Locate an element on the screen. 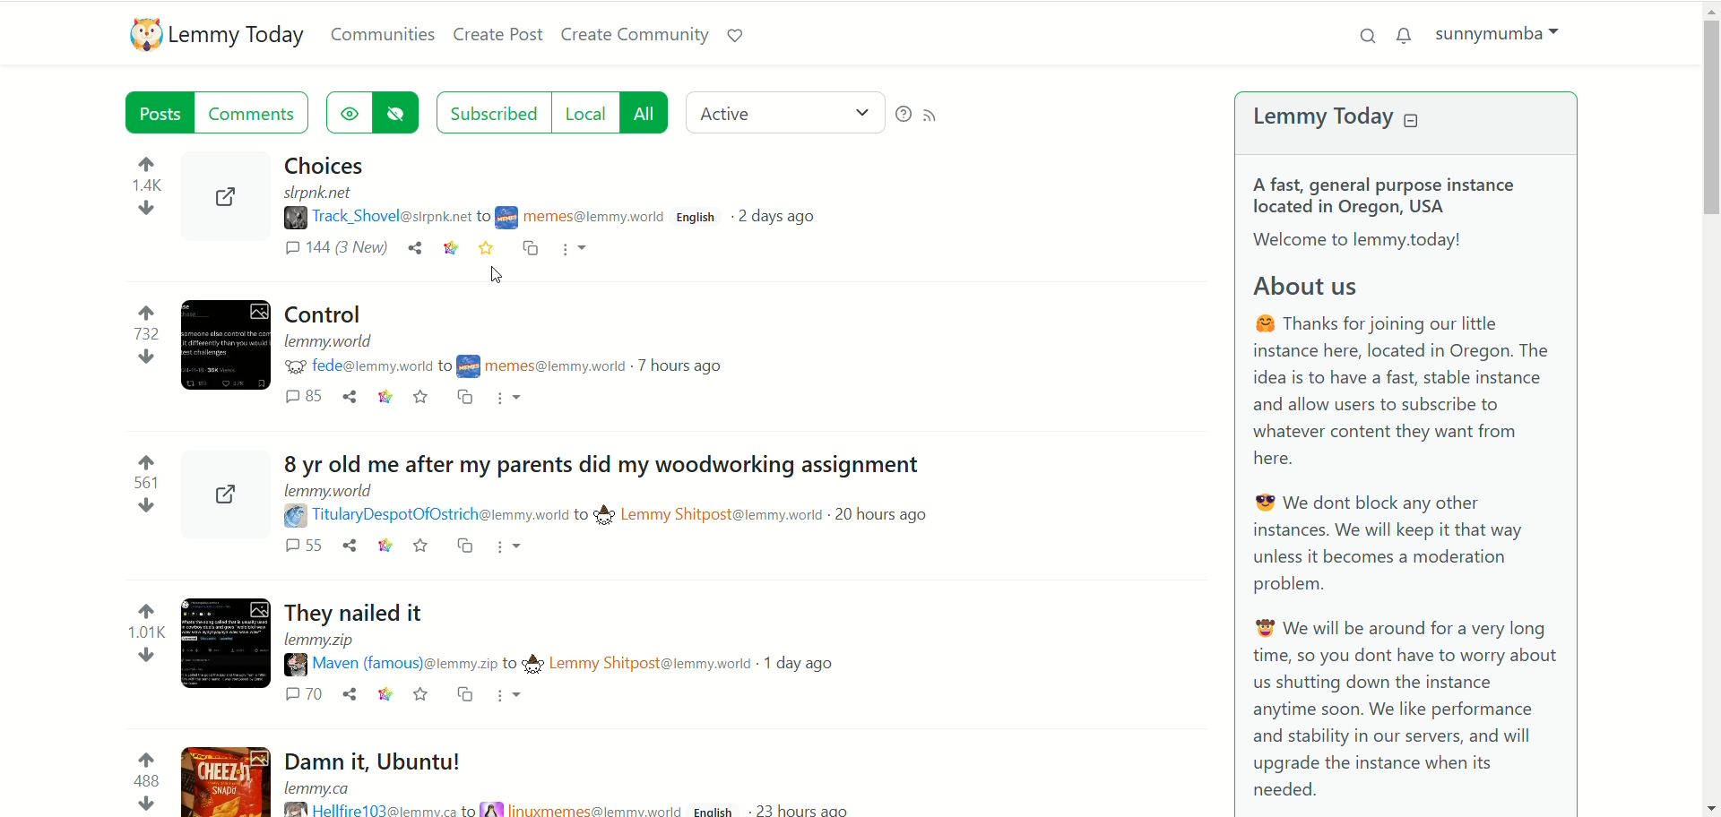 This screenshot has width=1721, height=817. (sunnymumba)account is located at coordinates (1501, 32).